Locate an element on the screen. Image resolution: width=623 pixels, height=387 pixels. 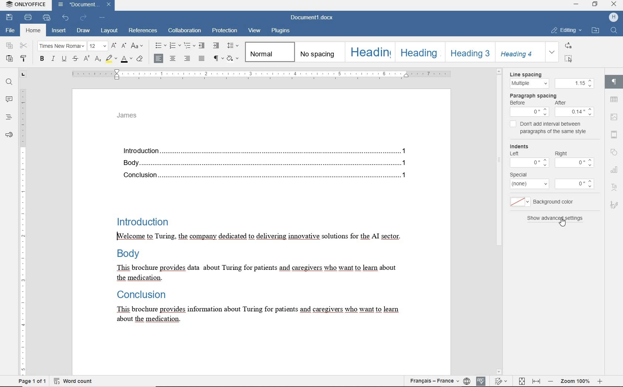
copy style is located at coordinates (23, 59).